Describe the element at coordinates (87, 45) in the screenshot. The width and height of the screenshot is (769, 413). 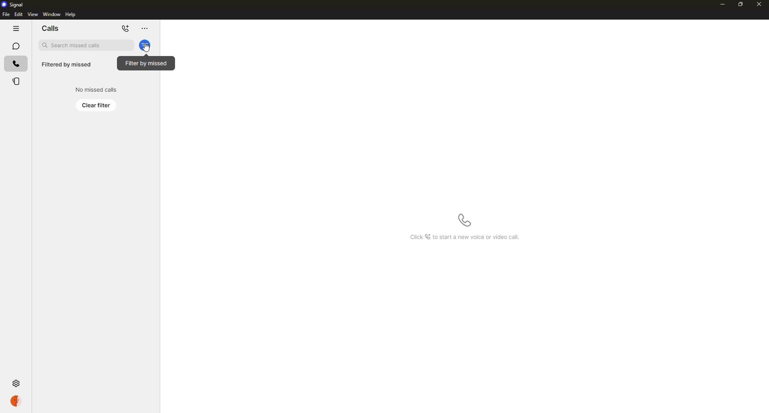
I see `search` at that location.